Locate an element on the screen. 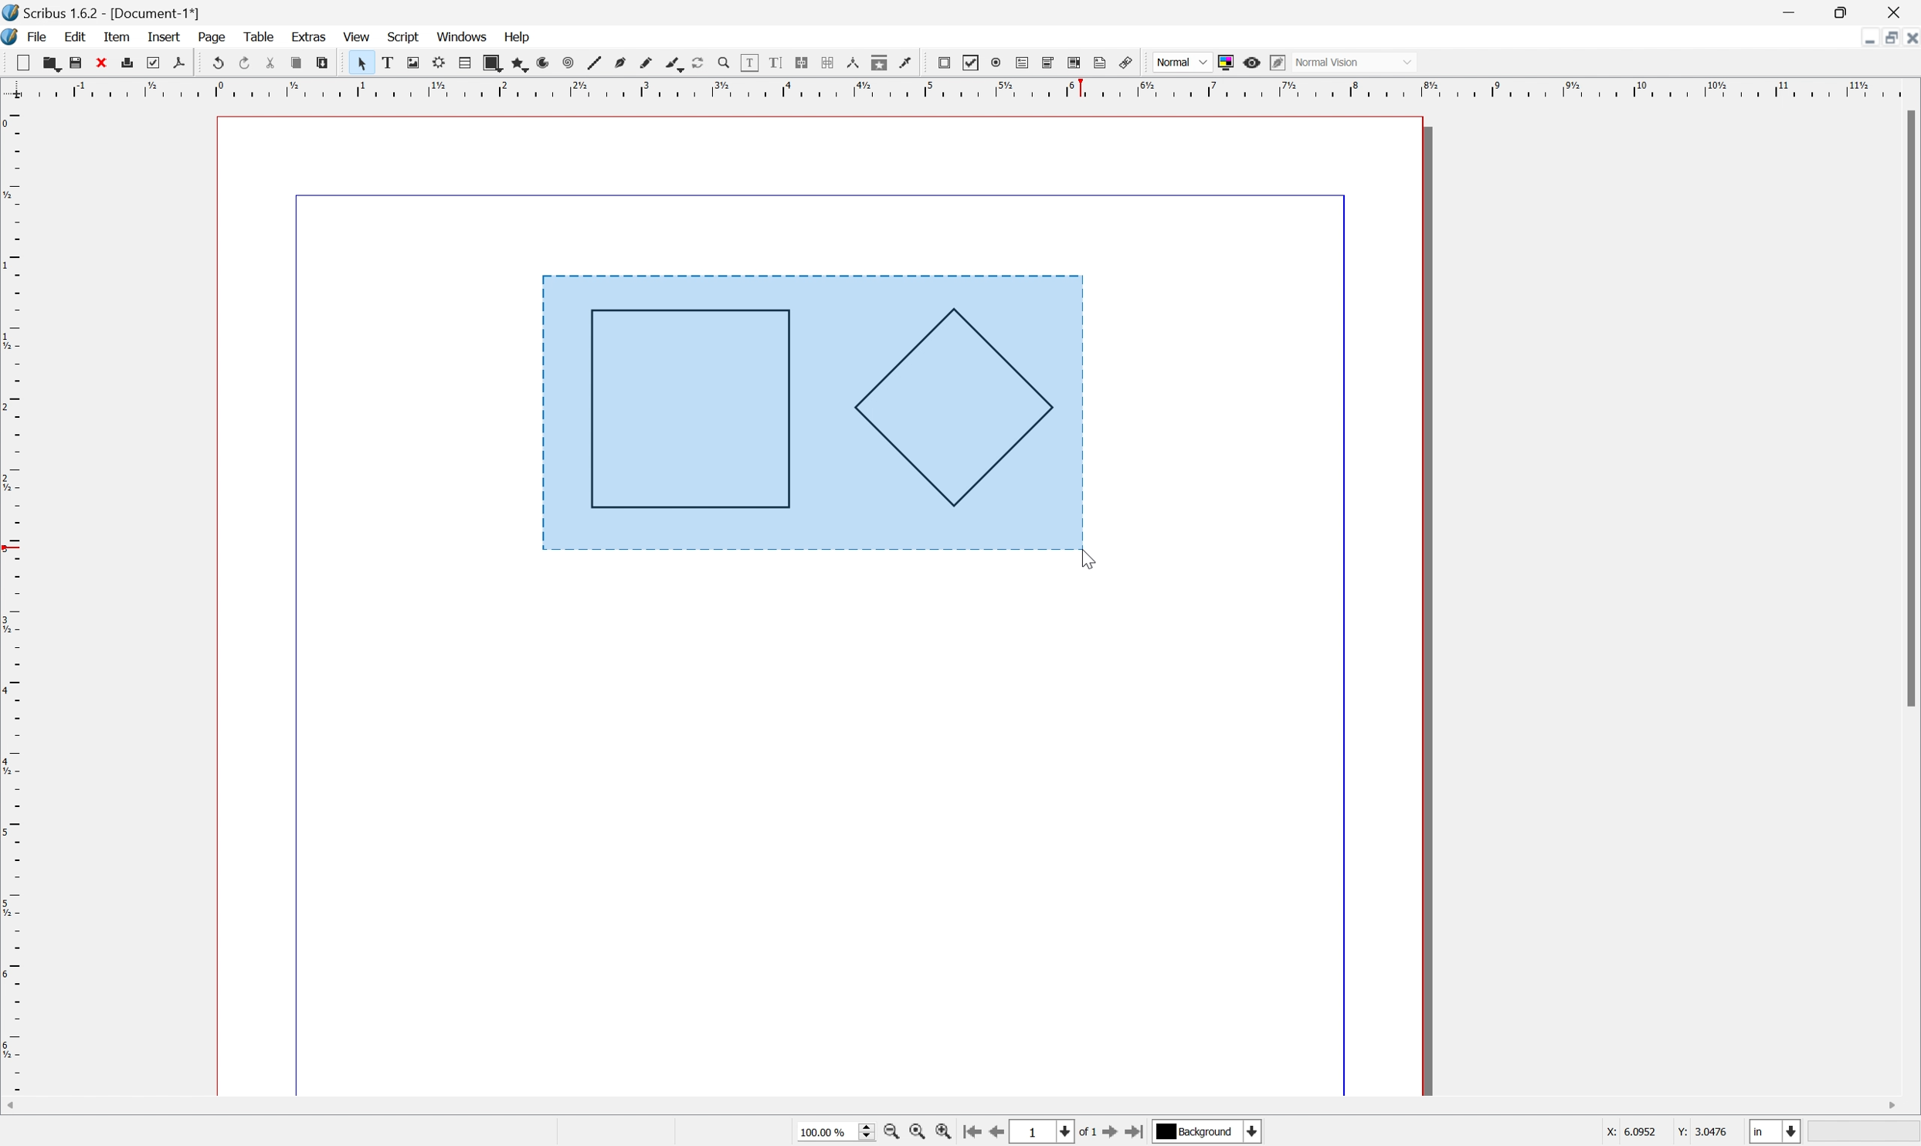 Image resolution: width=1921 pixels, height=1146 pixels. edit is located at coordinates (77, 37).